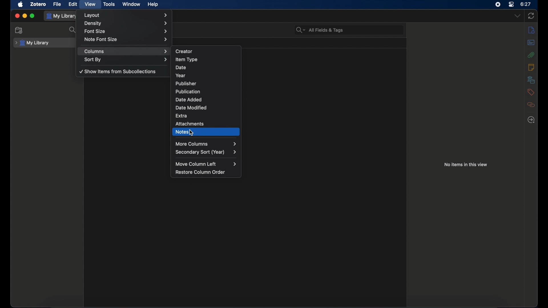 The image size is (548, 308). I want to click on note font size, so click(126, 39).